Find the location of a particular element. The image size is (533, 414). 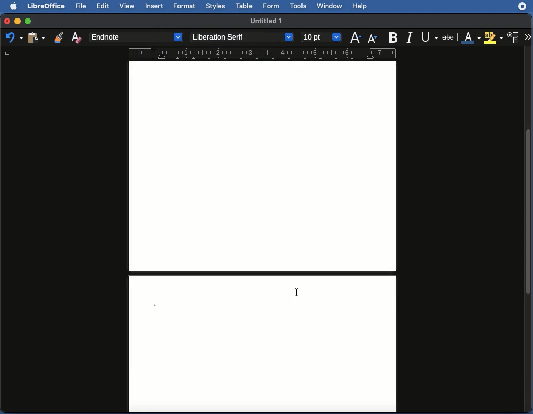

Undo is located at coordinates (14, 37).